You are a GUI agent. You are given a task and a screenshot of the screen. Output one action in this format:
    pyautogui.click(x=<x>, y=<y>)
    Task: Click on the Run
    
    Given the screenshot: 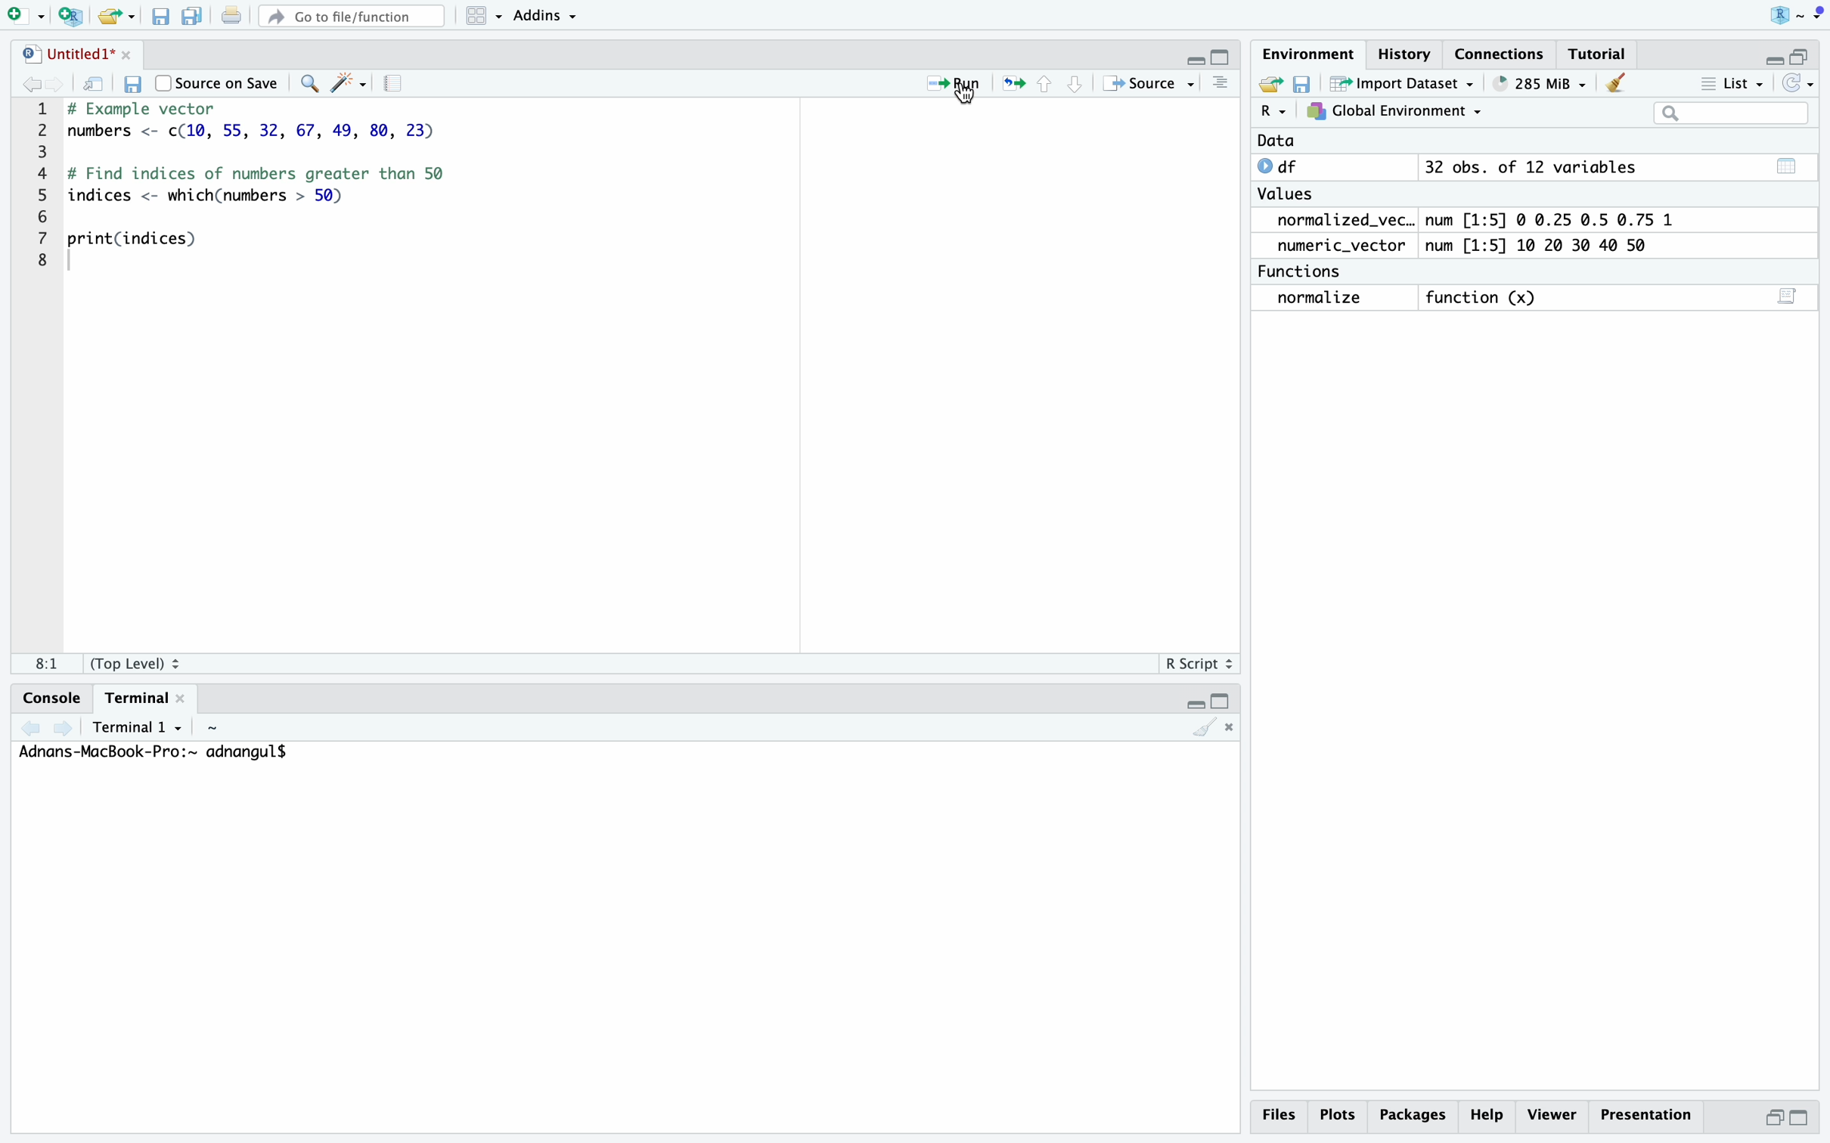 What is the action you would take?
    pyautogui.click(x=943, y=81)
    